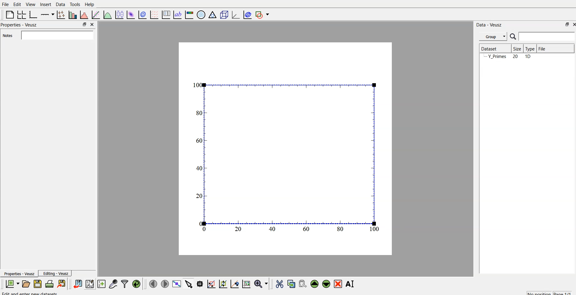 The image size is (576, 295). I want to click on move up the widget, so click(314, 284).